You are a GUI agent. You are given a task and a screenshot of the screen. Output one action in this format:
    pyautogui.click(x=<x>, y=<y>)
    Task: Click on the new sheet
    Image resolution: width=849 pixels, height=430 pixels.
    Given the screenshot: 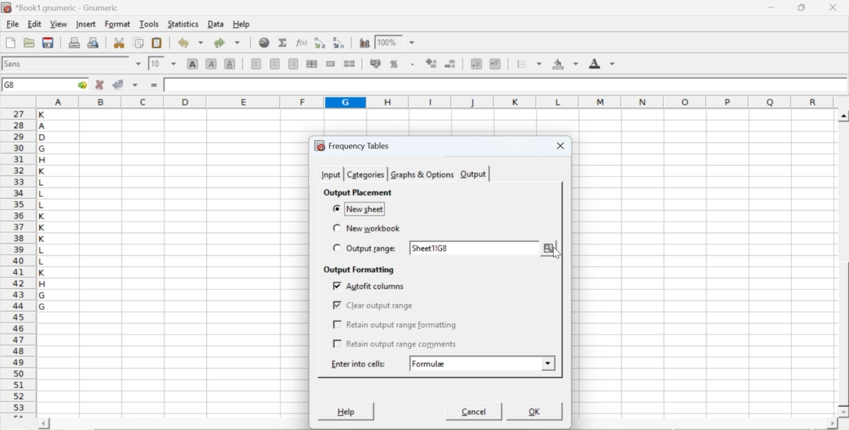 What is the action you would take?
    pyautogui.click(x=359, y=208)
    